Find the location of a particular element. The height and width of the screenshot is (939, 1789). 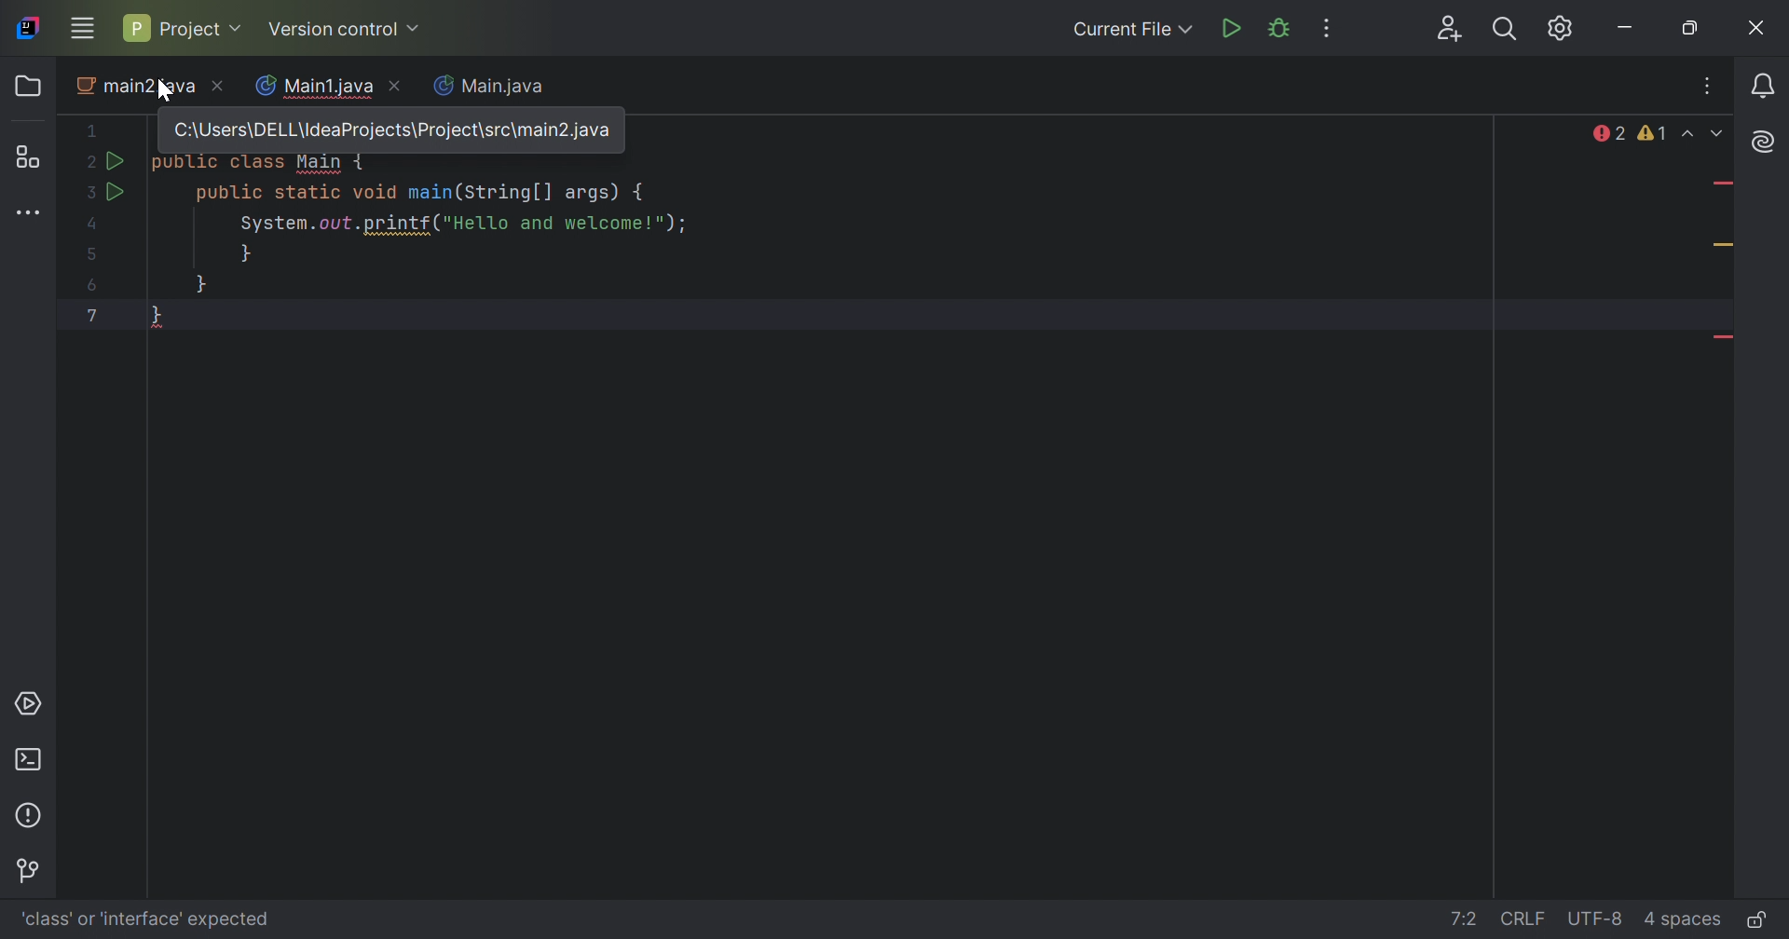

} is located at coordinates (247, 256).